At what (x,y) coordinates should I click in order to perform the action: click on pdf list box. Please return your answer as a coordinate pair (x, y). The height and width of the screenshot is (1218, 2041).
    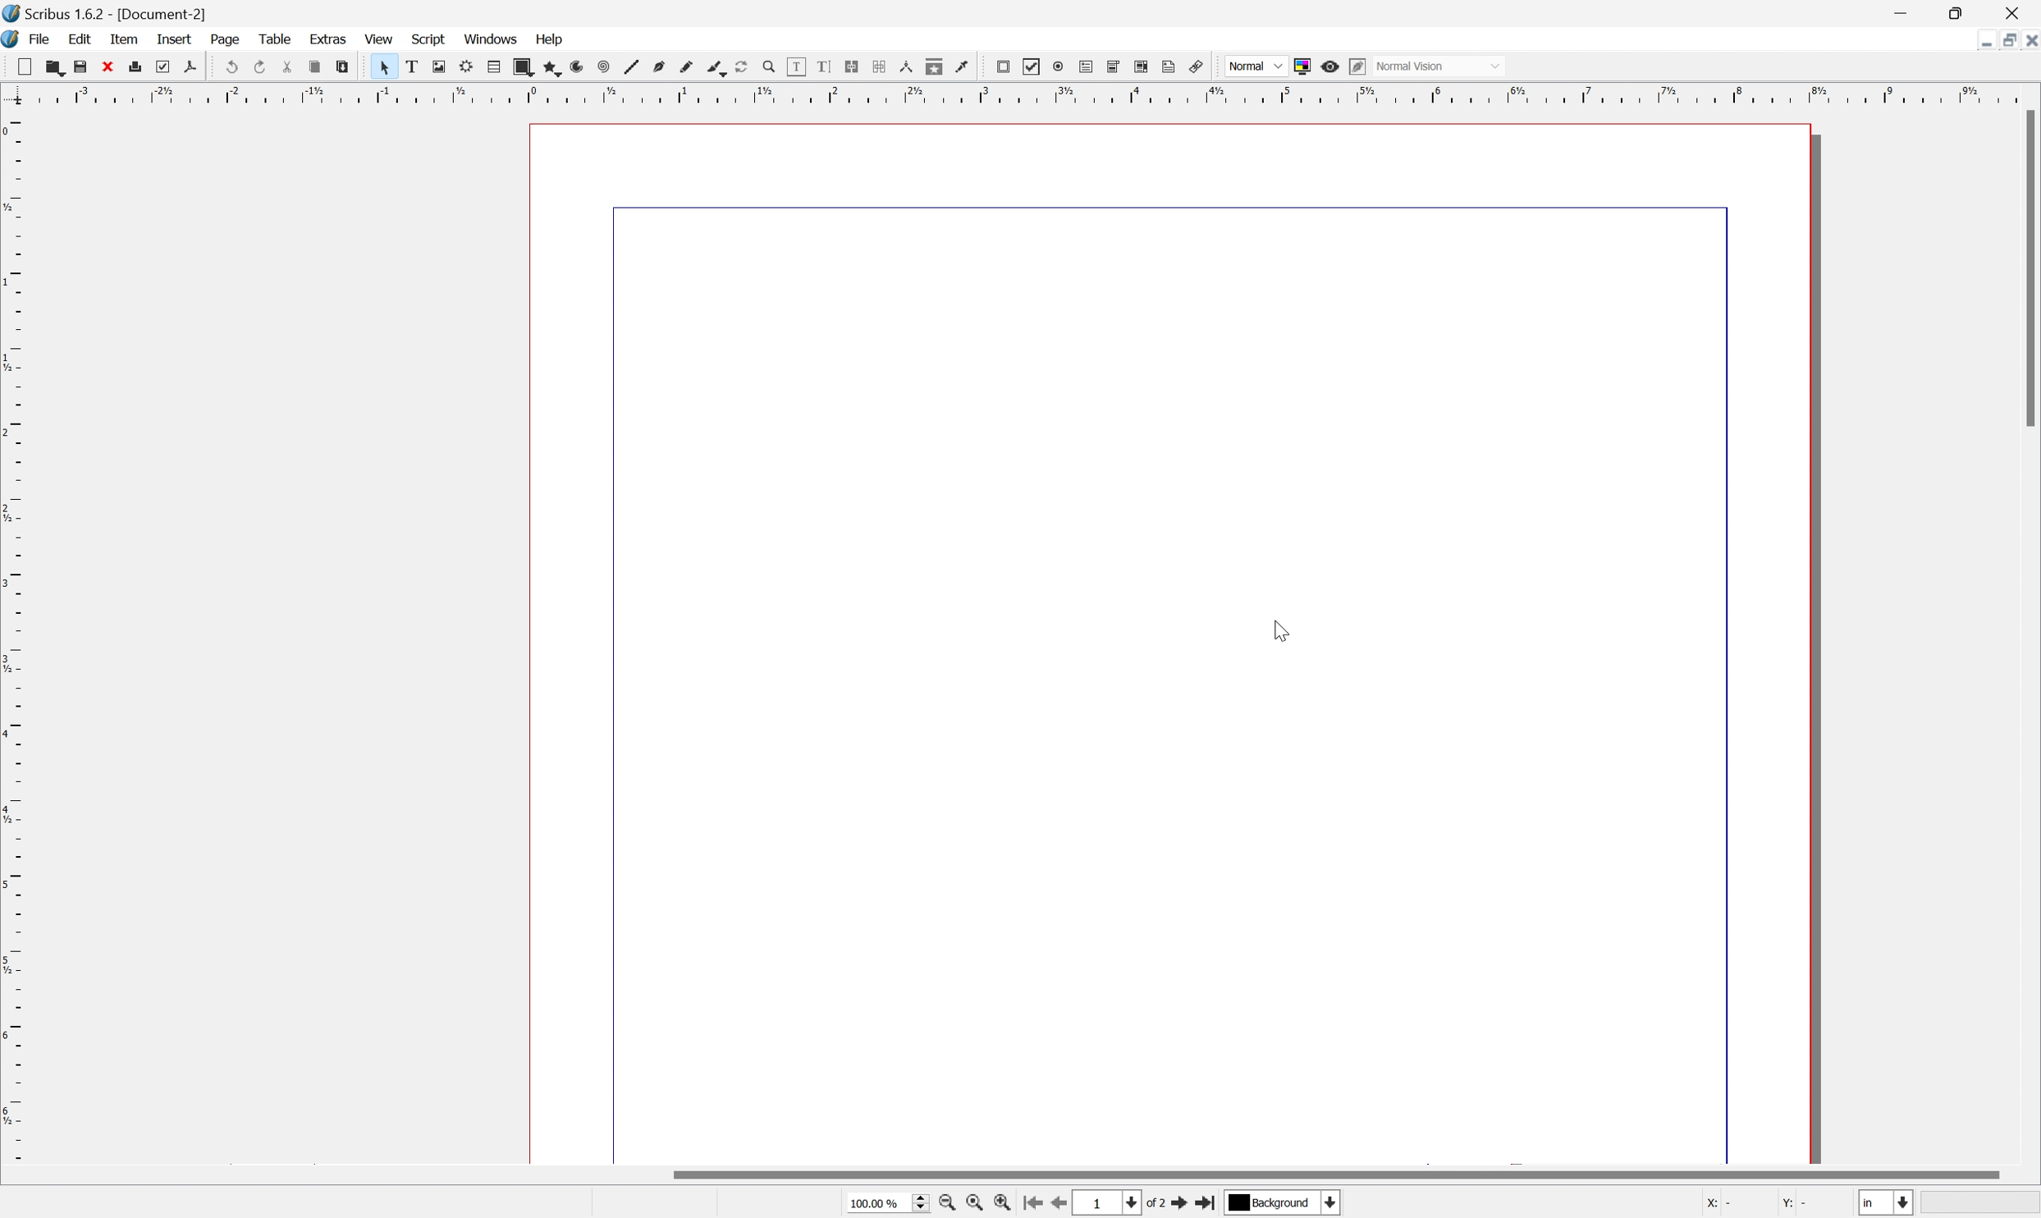
    Looking at the image, I should click on (1142, 66).